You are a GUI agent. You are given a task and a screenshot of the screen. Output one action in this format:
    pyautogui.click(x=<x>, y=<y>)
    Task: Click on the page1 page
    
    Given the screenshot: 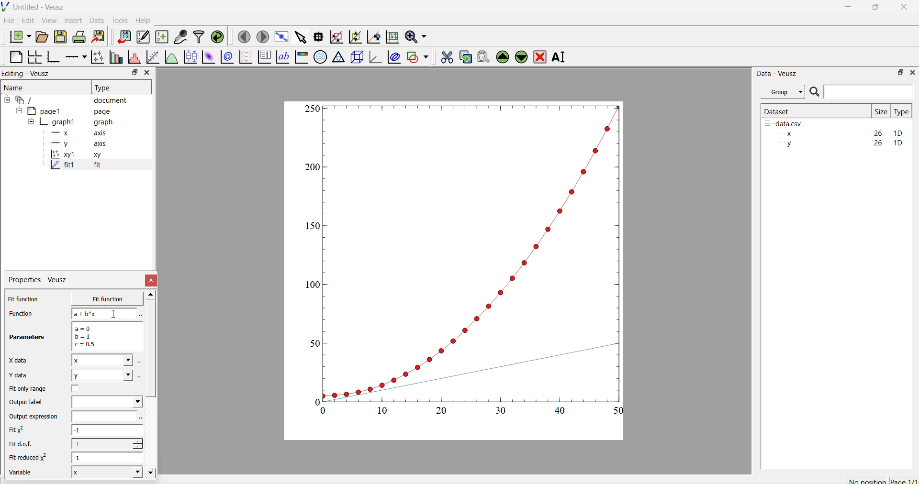 What is the action you would take?
    pyautogui.click(x=64, y=110)
    